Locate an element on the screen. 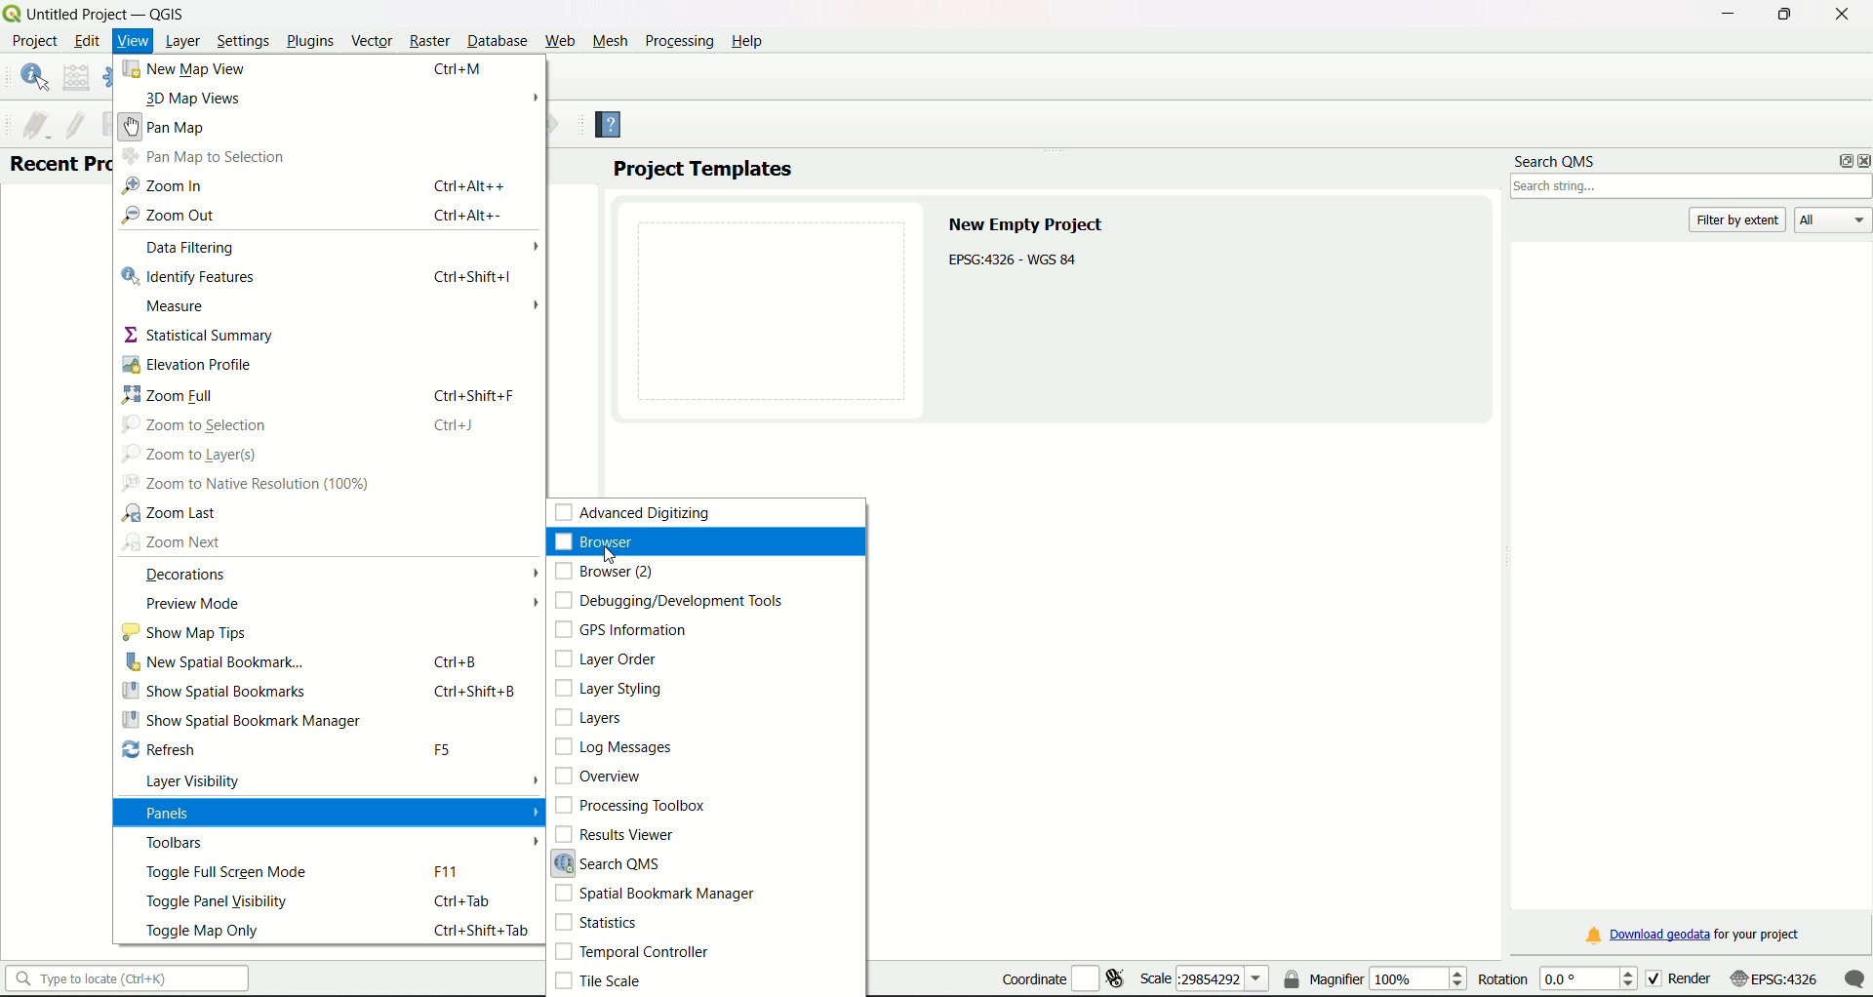  ctrl+shift+tab is located at coordinates (482, 931).